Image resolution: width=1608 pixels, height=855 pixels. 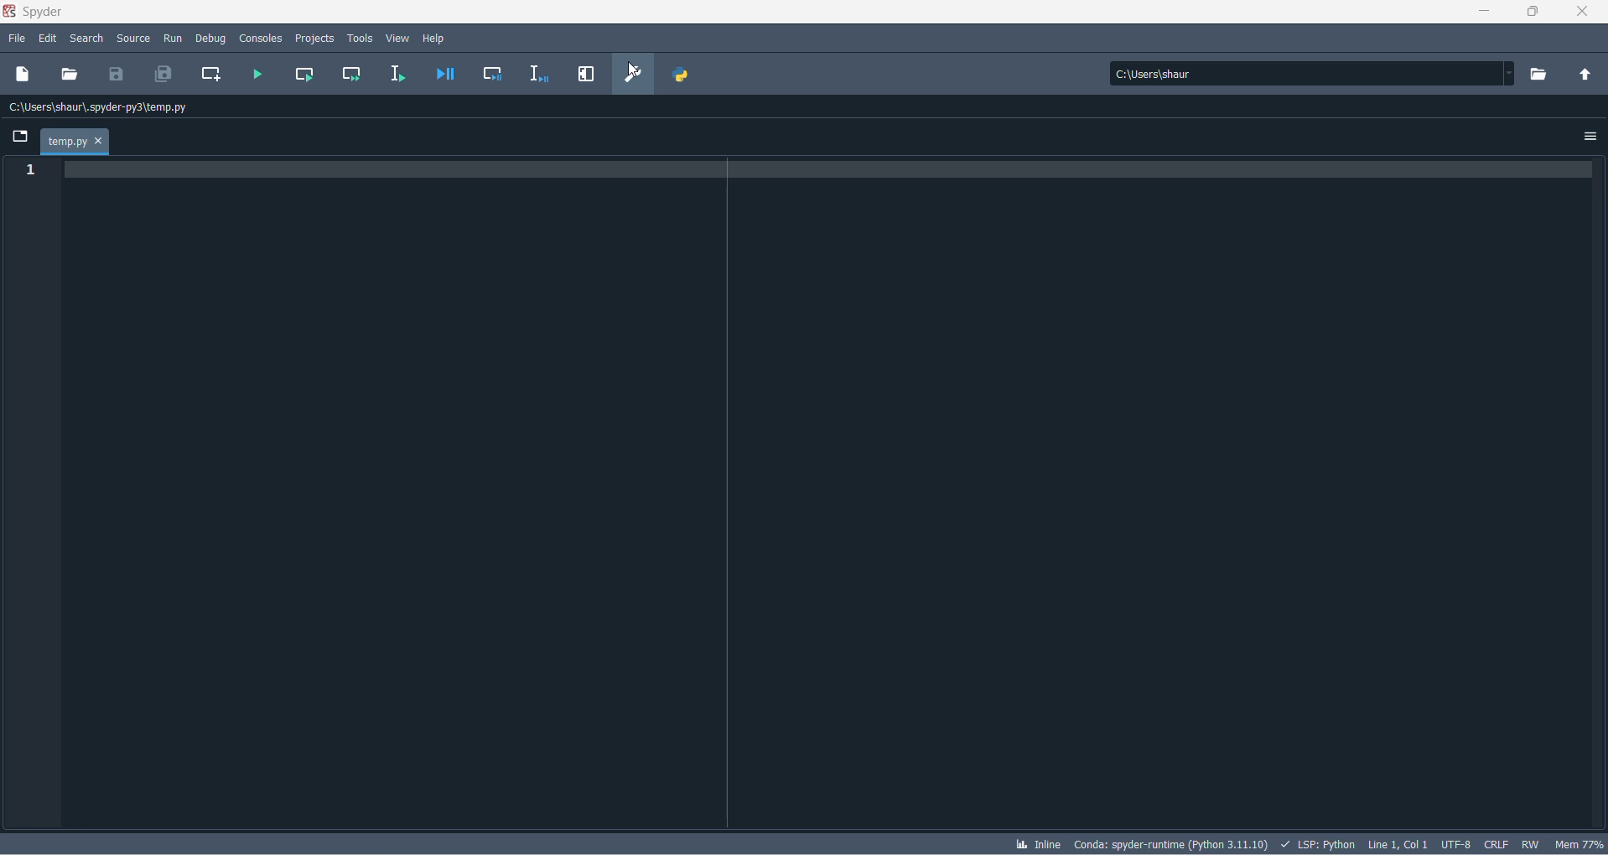 I want to click on search, so click(x=91, y=39).